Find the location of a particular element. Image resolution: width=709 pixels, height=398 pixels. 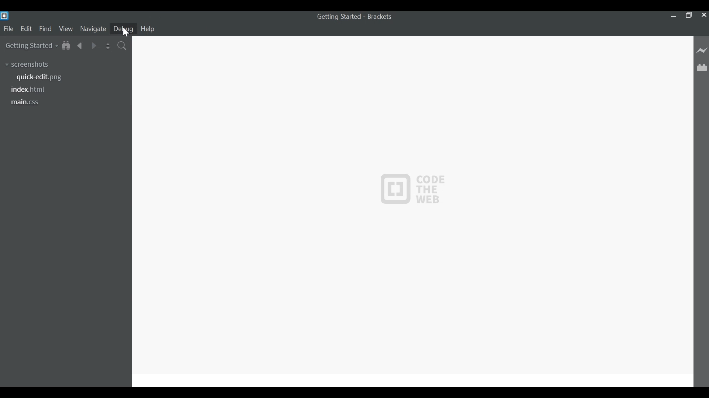

Find In Files is located at coordinates (122, 45).